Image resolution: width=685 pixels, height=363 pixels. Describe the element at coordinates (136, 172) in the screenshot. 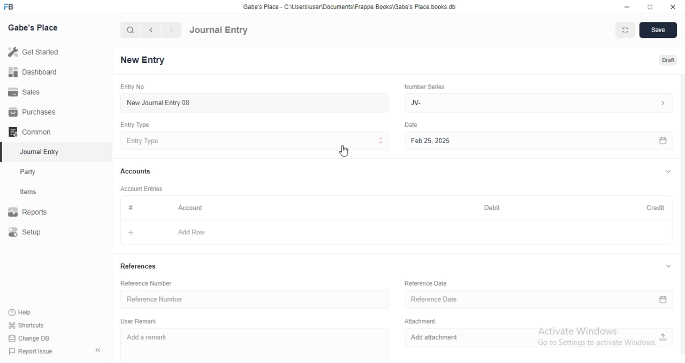

I see `Accounts` at that location.